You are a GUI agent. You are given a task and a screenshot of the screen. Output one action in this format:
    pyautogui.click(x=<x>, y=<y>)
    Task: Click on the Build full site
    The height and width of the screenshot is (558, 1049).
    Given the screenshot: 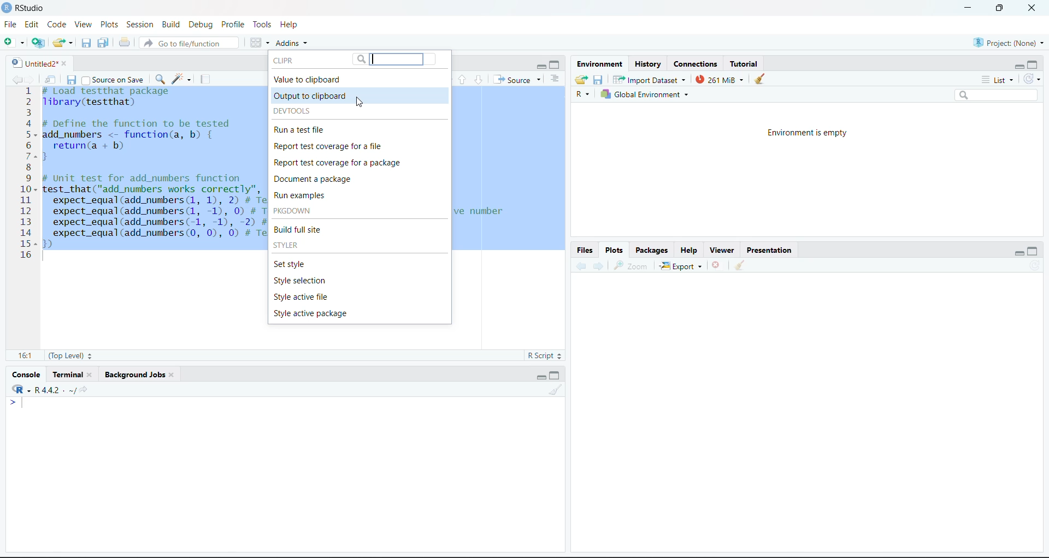 What is the action you would take?
    pyautogui.click(x=298, y=230)
    